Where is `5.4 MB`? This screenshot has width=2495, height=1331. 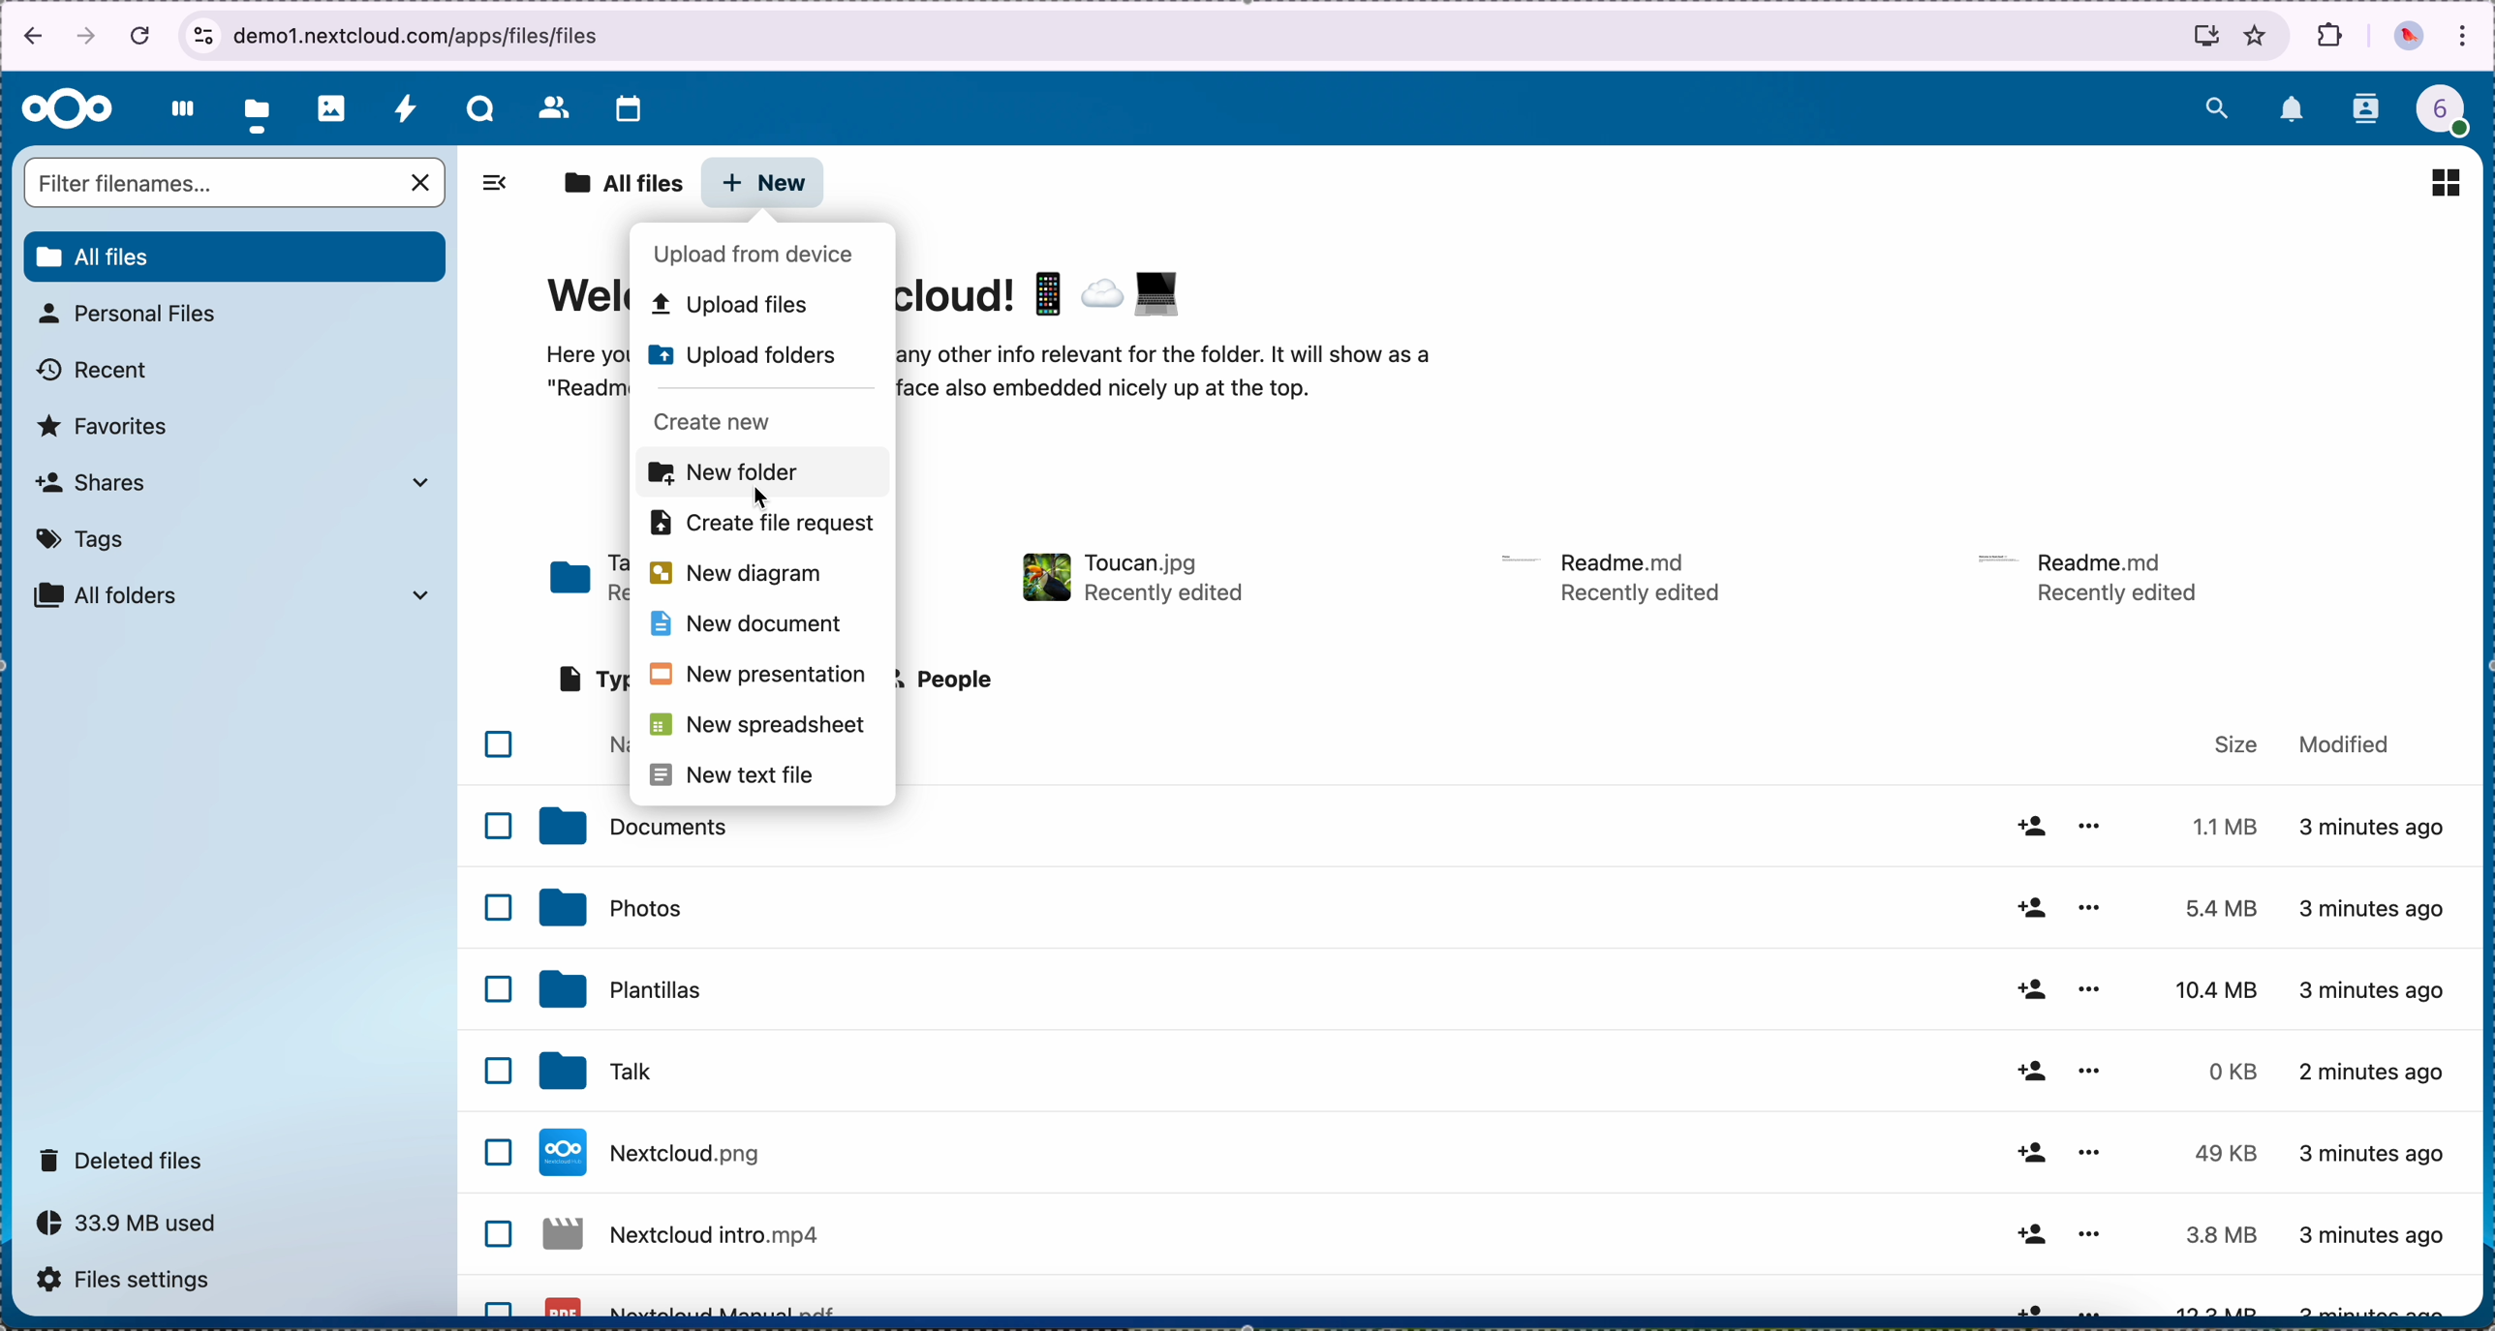 5.4 MB is located at coordinates (2206, 909).